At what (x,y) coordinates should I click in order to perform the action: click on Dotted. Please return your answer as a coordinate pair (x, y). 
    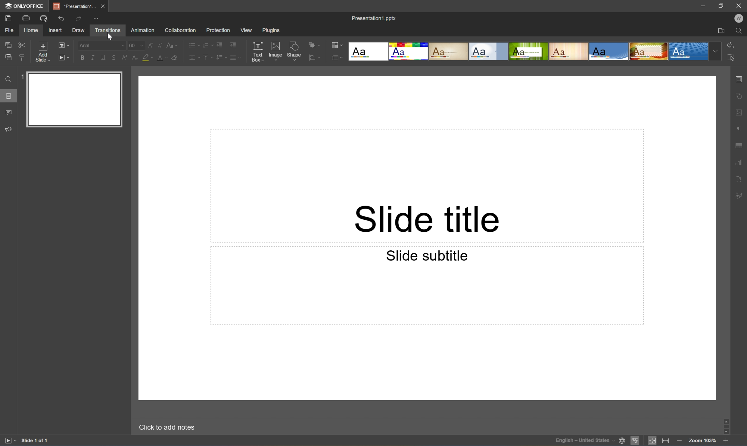
    Looking at the image, I should click on (689, 51).